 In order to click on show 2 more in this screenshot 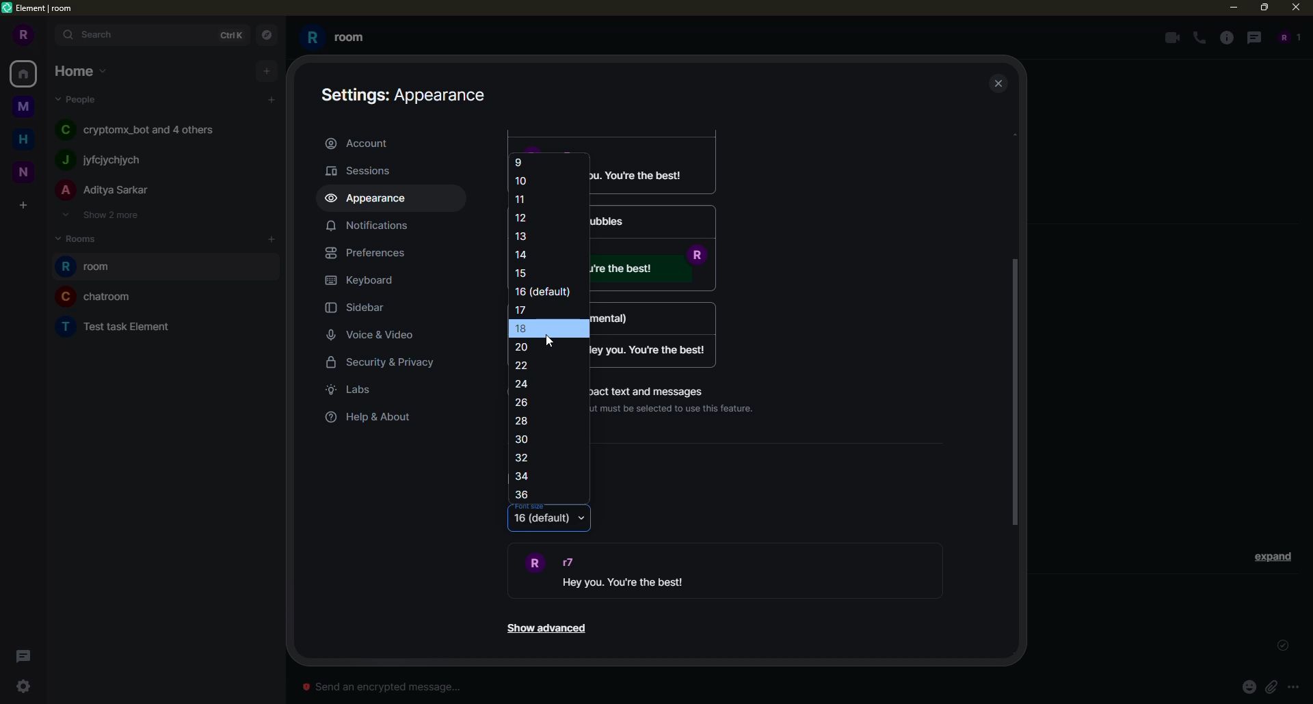, I will do `click(100, 215)`.